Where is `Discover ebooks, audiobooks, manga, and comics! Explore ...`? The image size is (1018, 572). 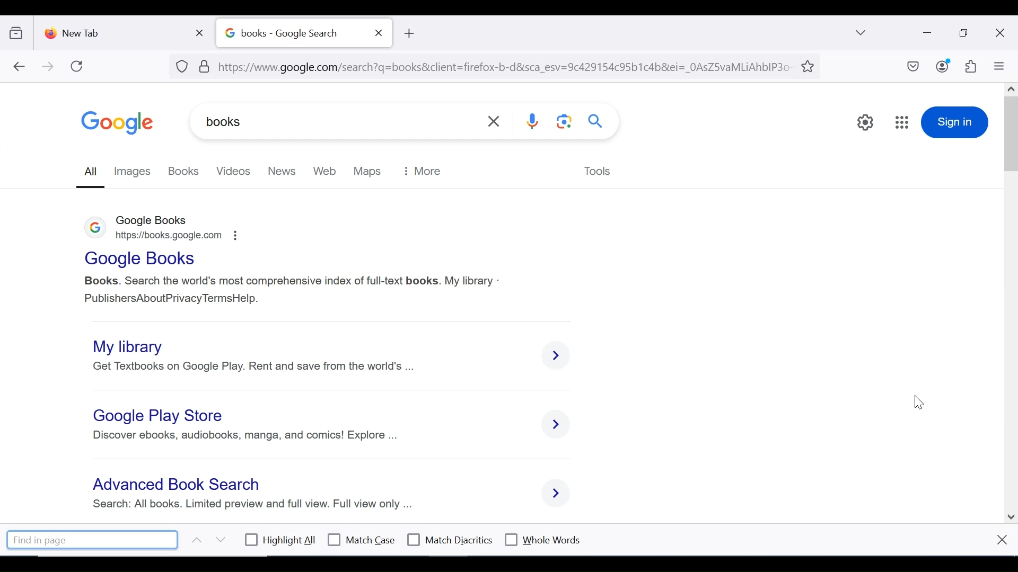
Discover ebooks, audiobooks, manga, and comics! Explore ... is located at coordinates (242, 435).